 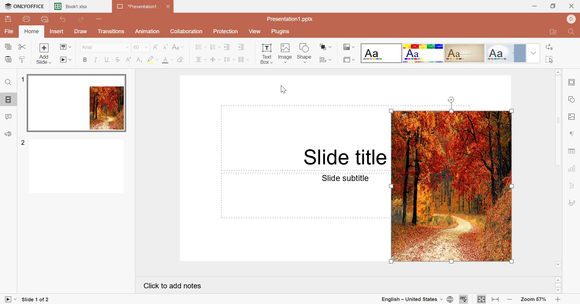 I want to click on Bullets, so click(x=201, y=47).